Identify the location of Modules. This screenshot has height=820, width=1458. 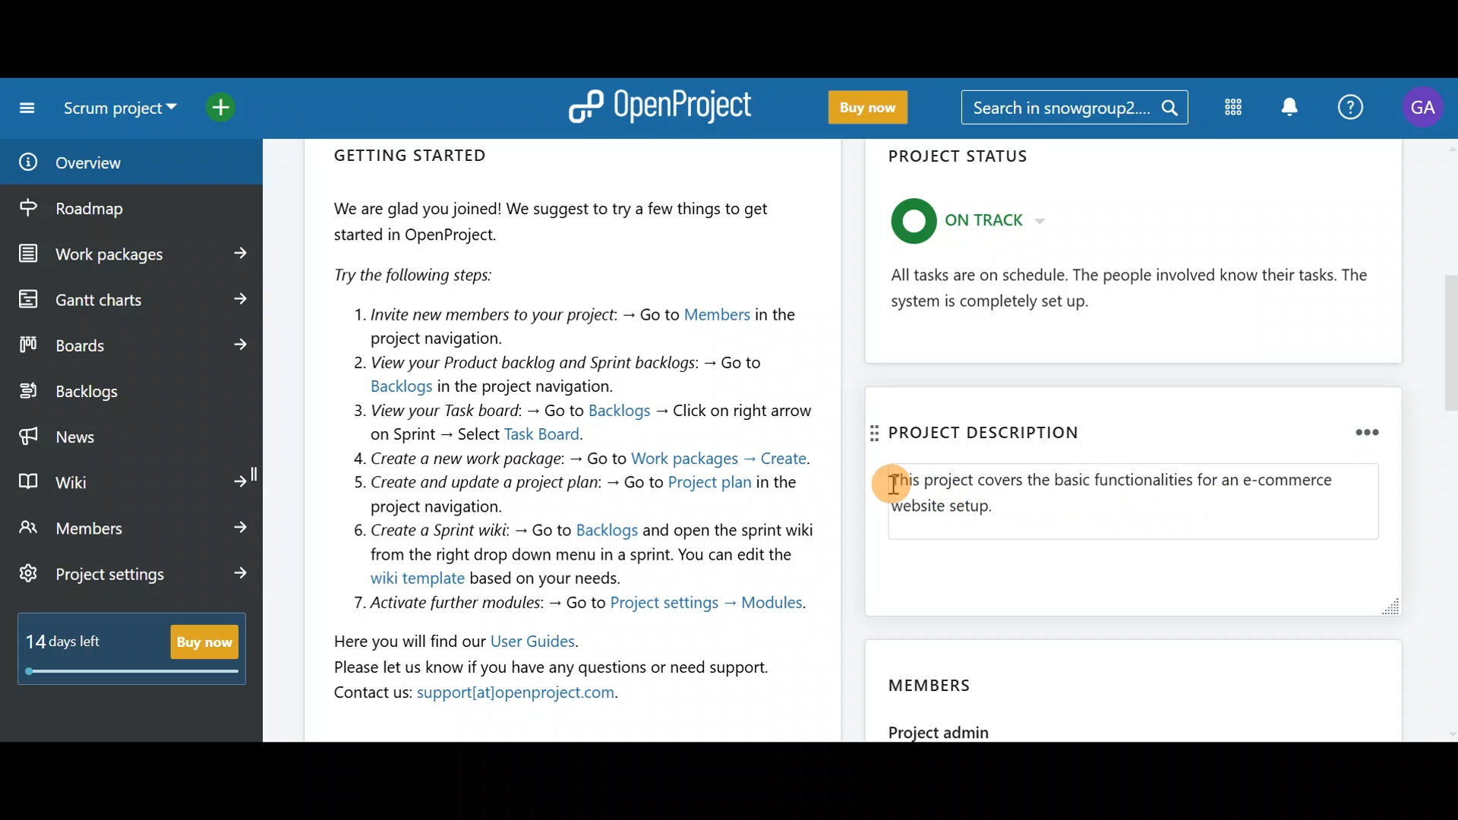
(1230, 111).